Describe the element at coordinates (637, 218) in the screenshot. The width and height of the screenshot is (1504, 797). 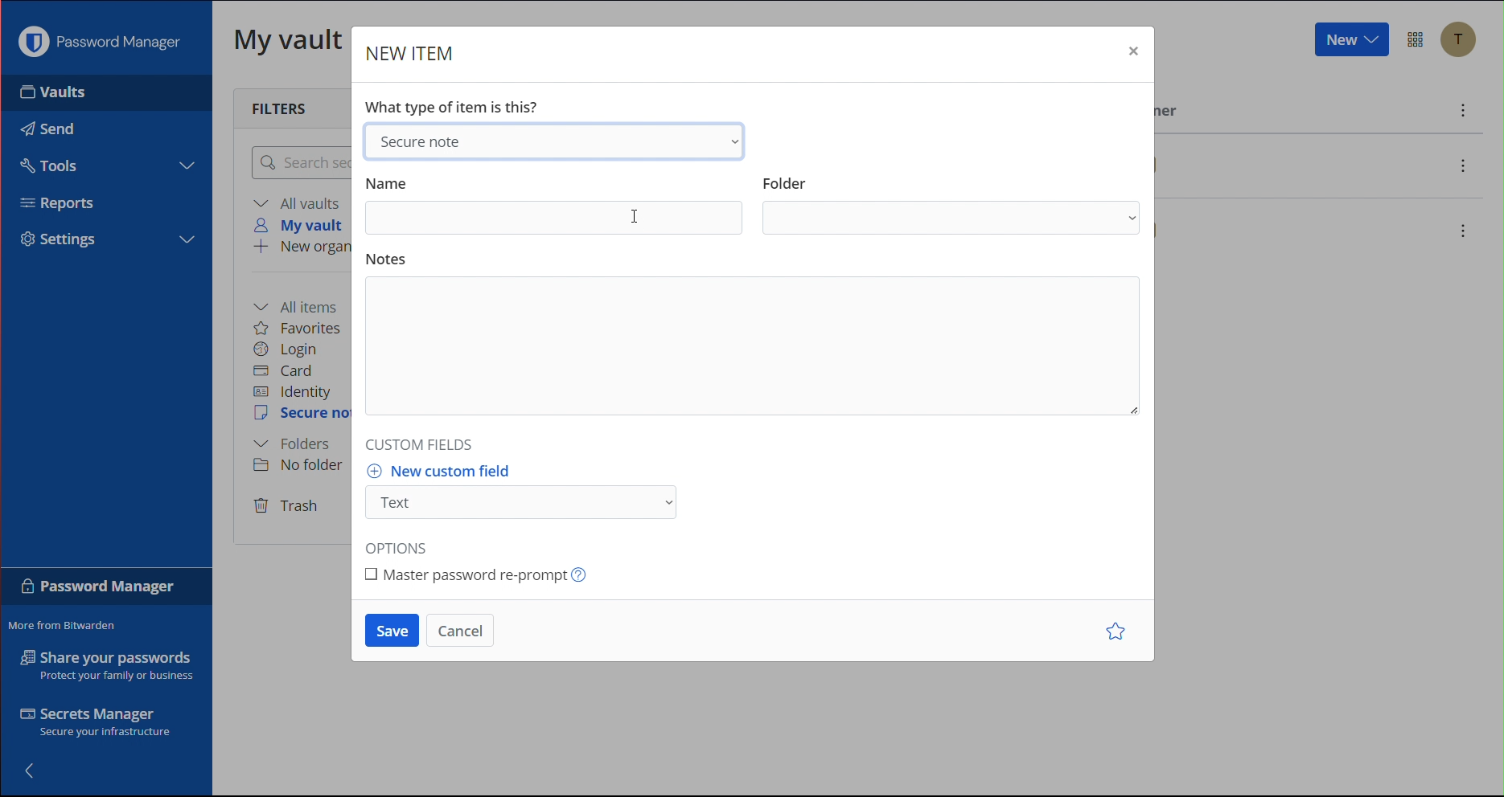
I see `Cursor` at that location.